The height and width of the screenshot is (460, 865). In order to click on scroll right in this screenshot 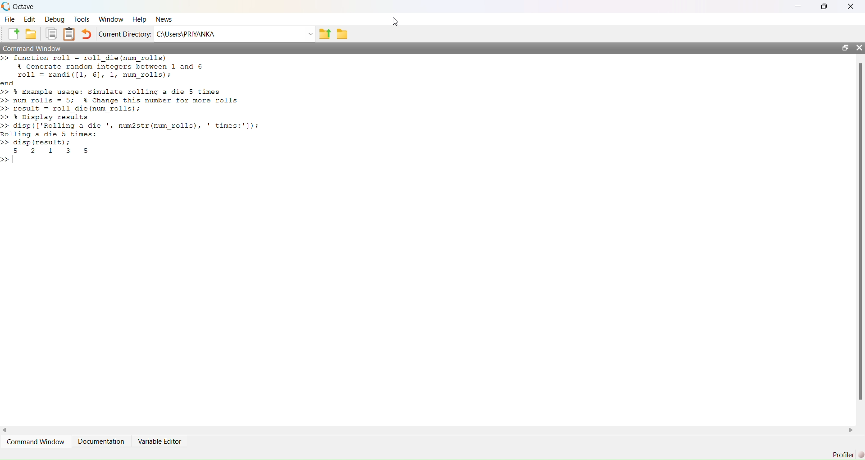, I will do `click(851, 430)`.